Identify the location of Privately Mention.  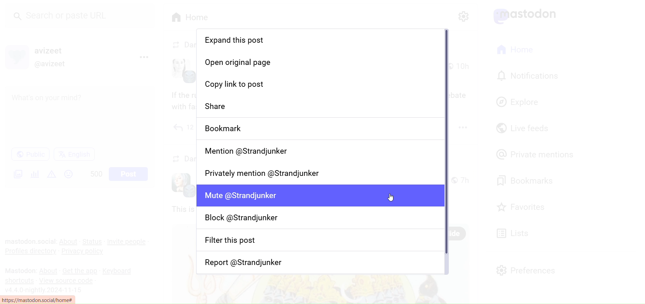
(321, 172).